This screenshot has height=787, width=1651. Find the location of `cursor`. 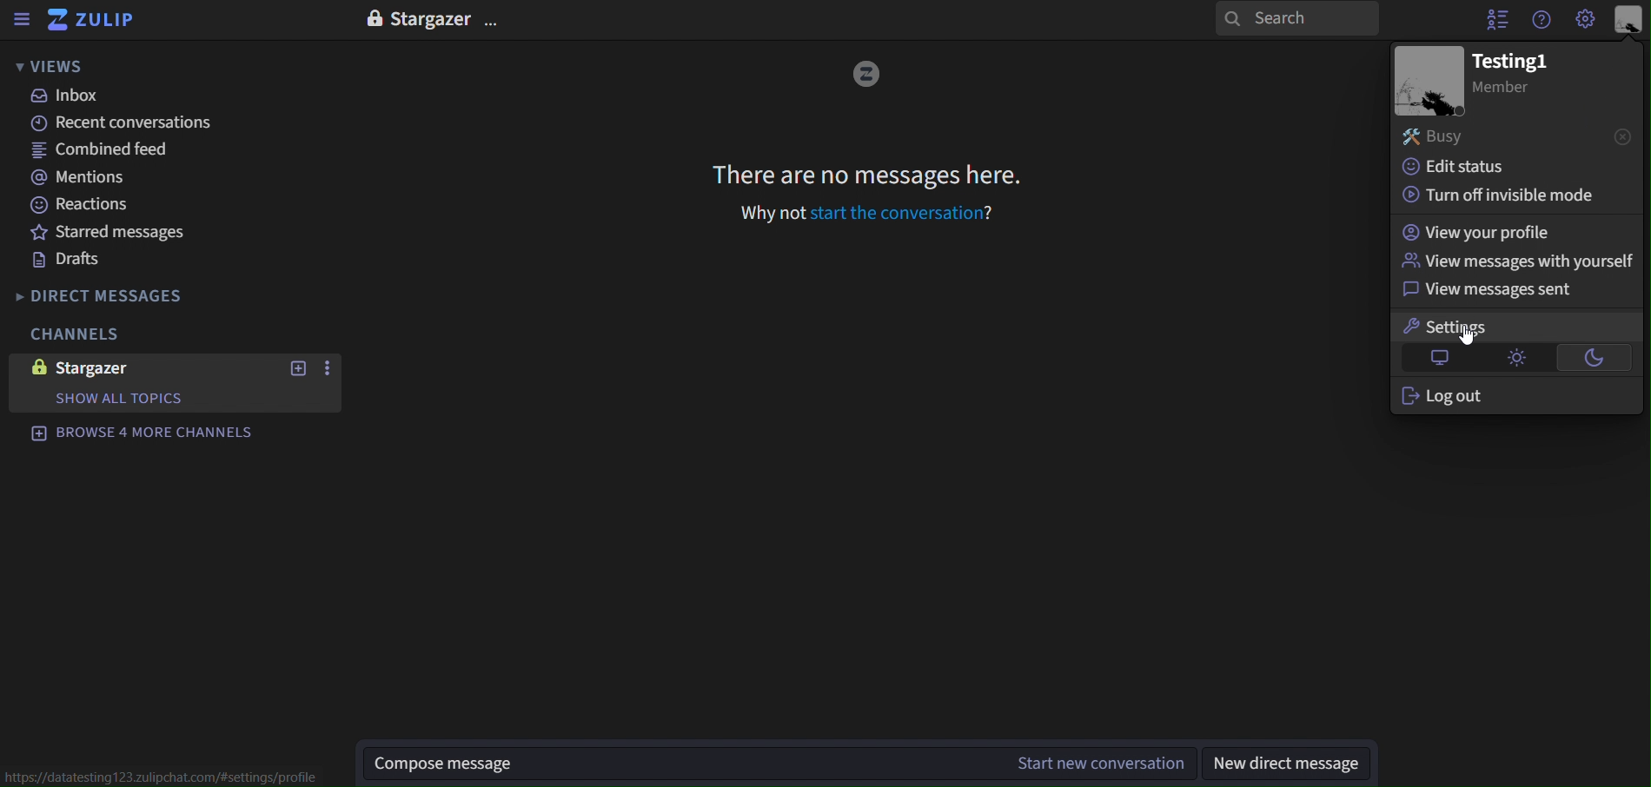

cursor is located at coordinates (1469, 335).